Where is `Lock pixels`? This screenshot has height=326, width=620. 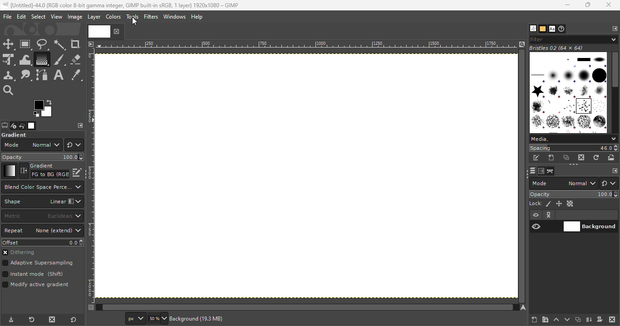
Lock pixels is located at coordinates (540, 203).